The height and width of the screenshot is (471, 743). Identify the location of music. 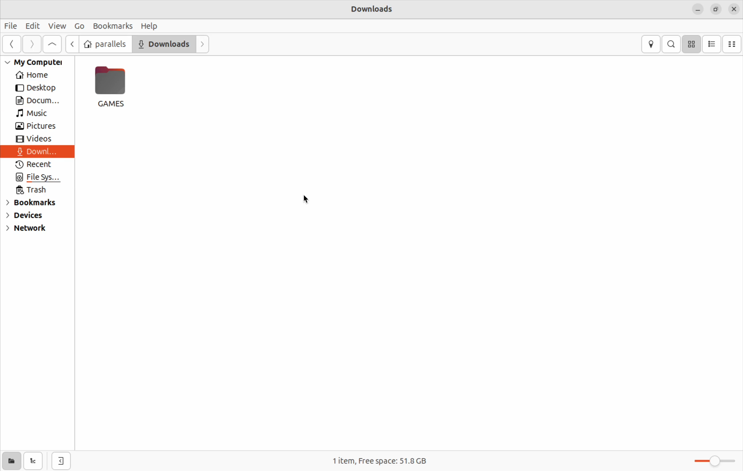
(38, 114).